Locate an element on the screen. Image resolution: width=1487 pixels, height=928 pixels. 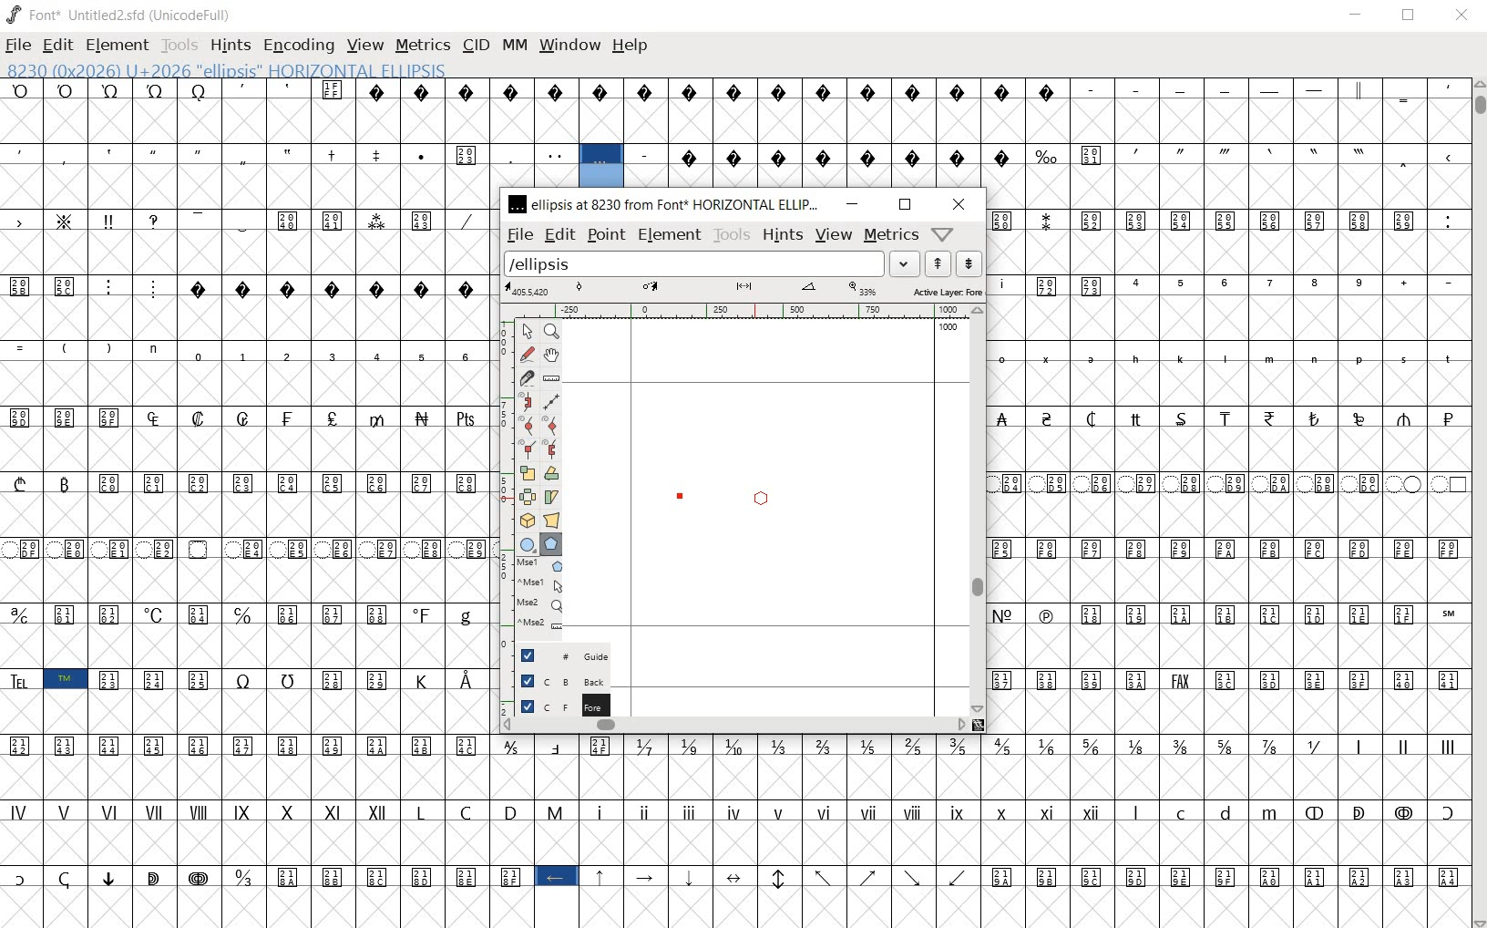
load word list is located at coordinates (712, 263).